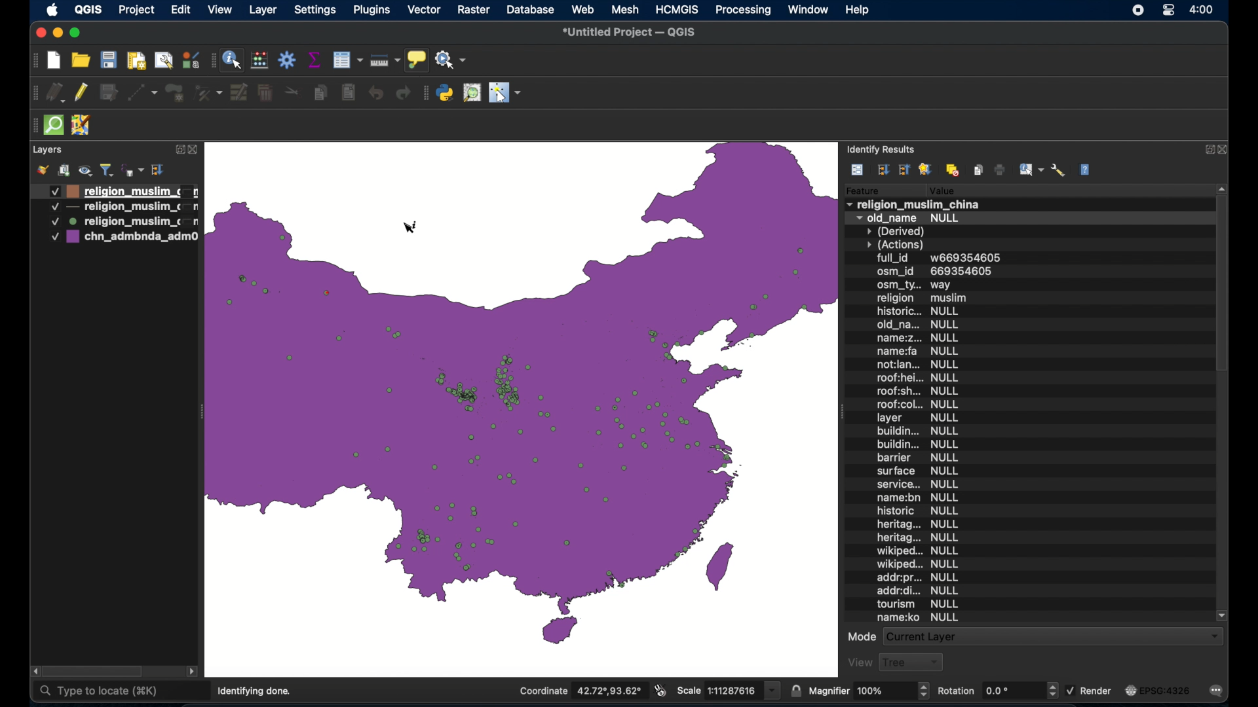  Describe the element at coordinates (856, 661) in the screenshot. I see `view` at that location.